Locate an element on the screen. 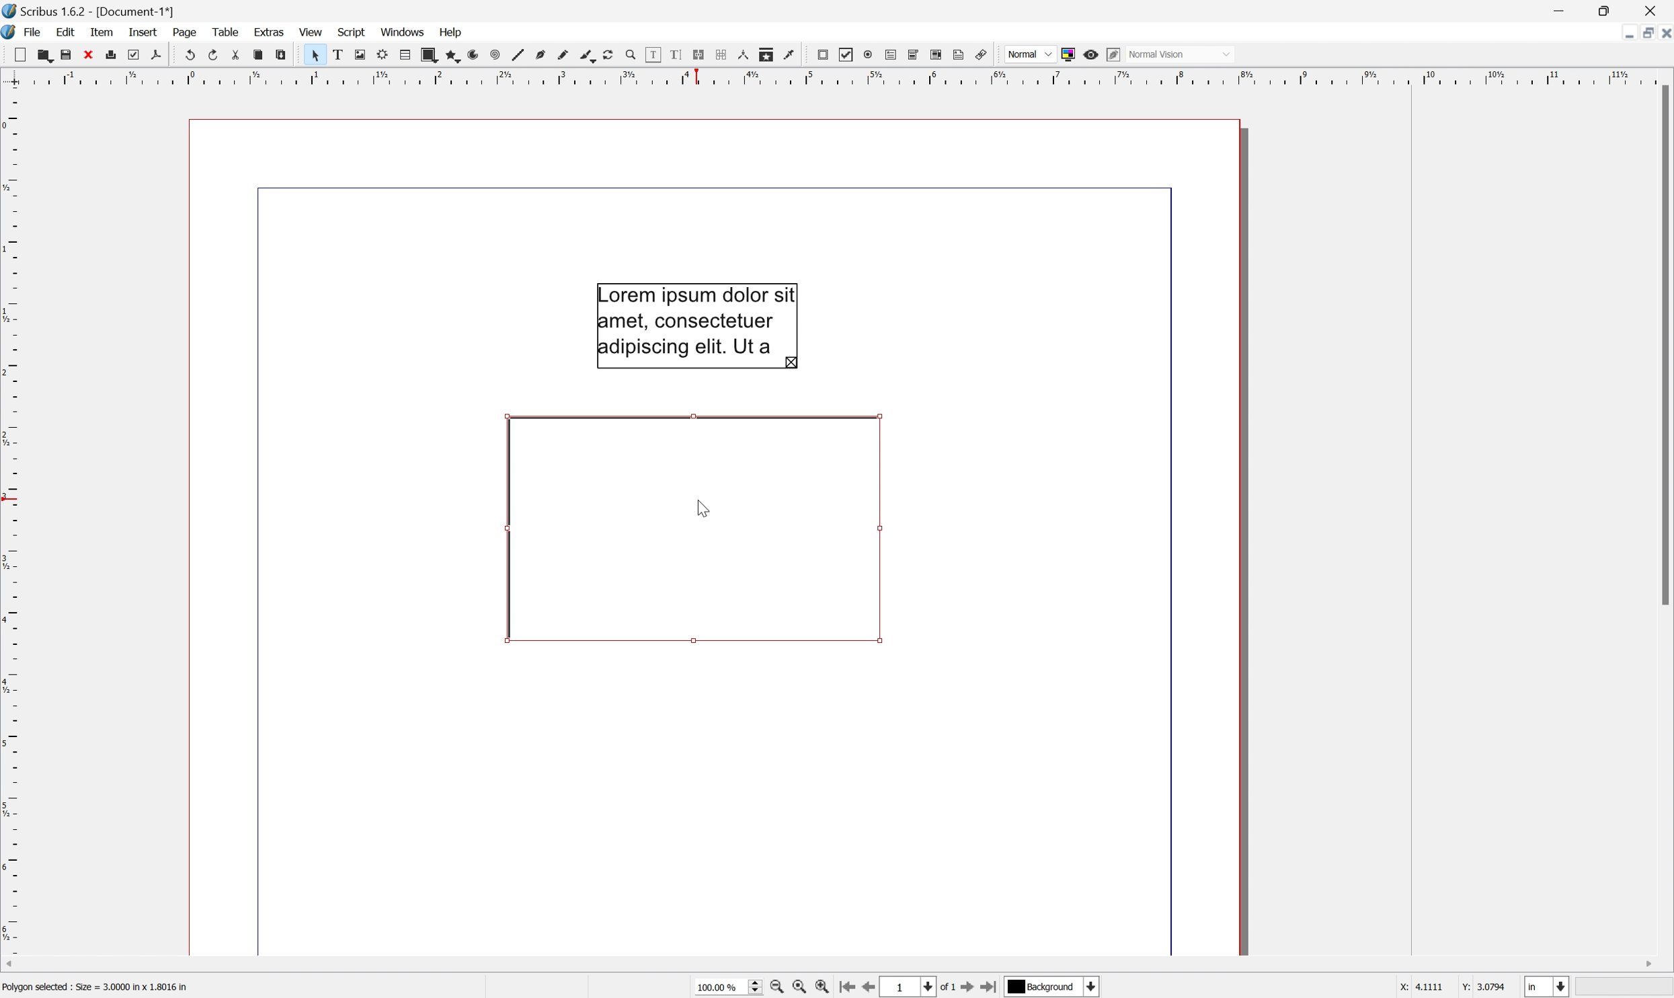 The width and height of the screenshot is (1674, 998). Link text frames is located at coordinates (697, 52).